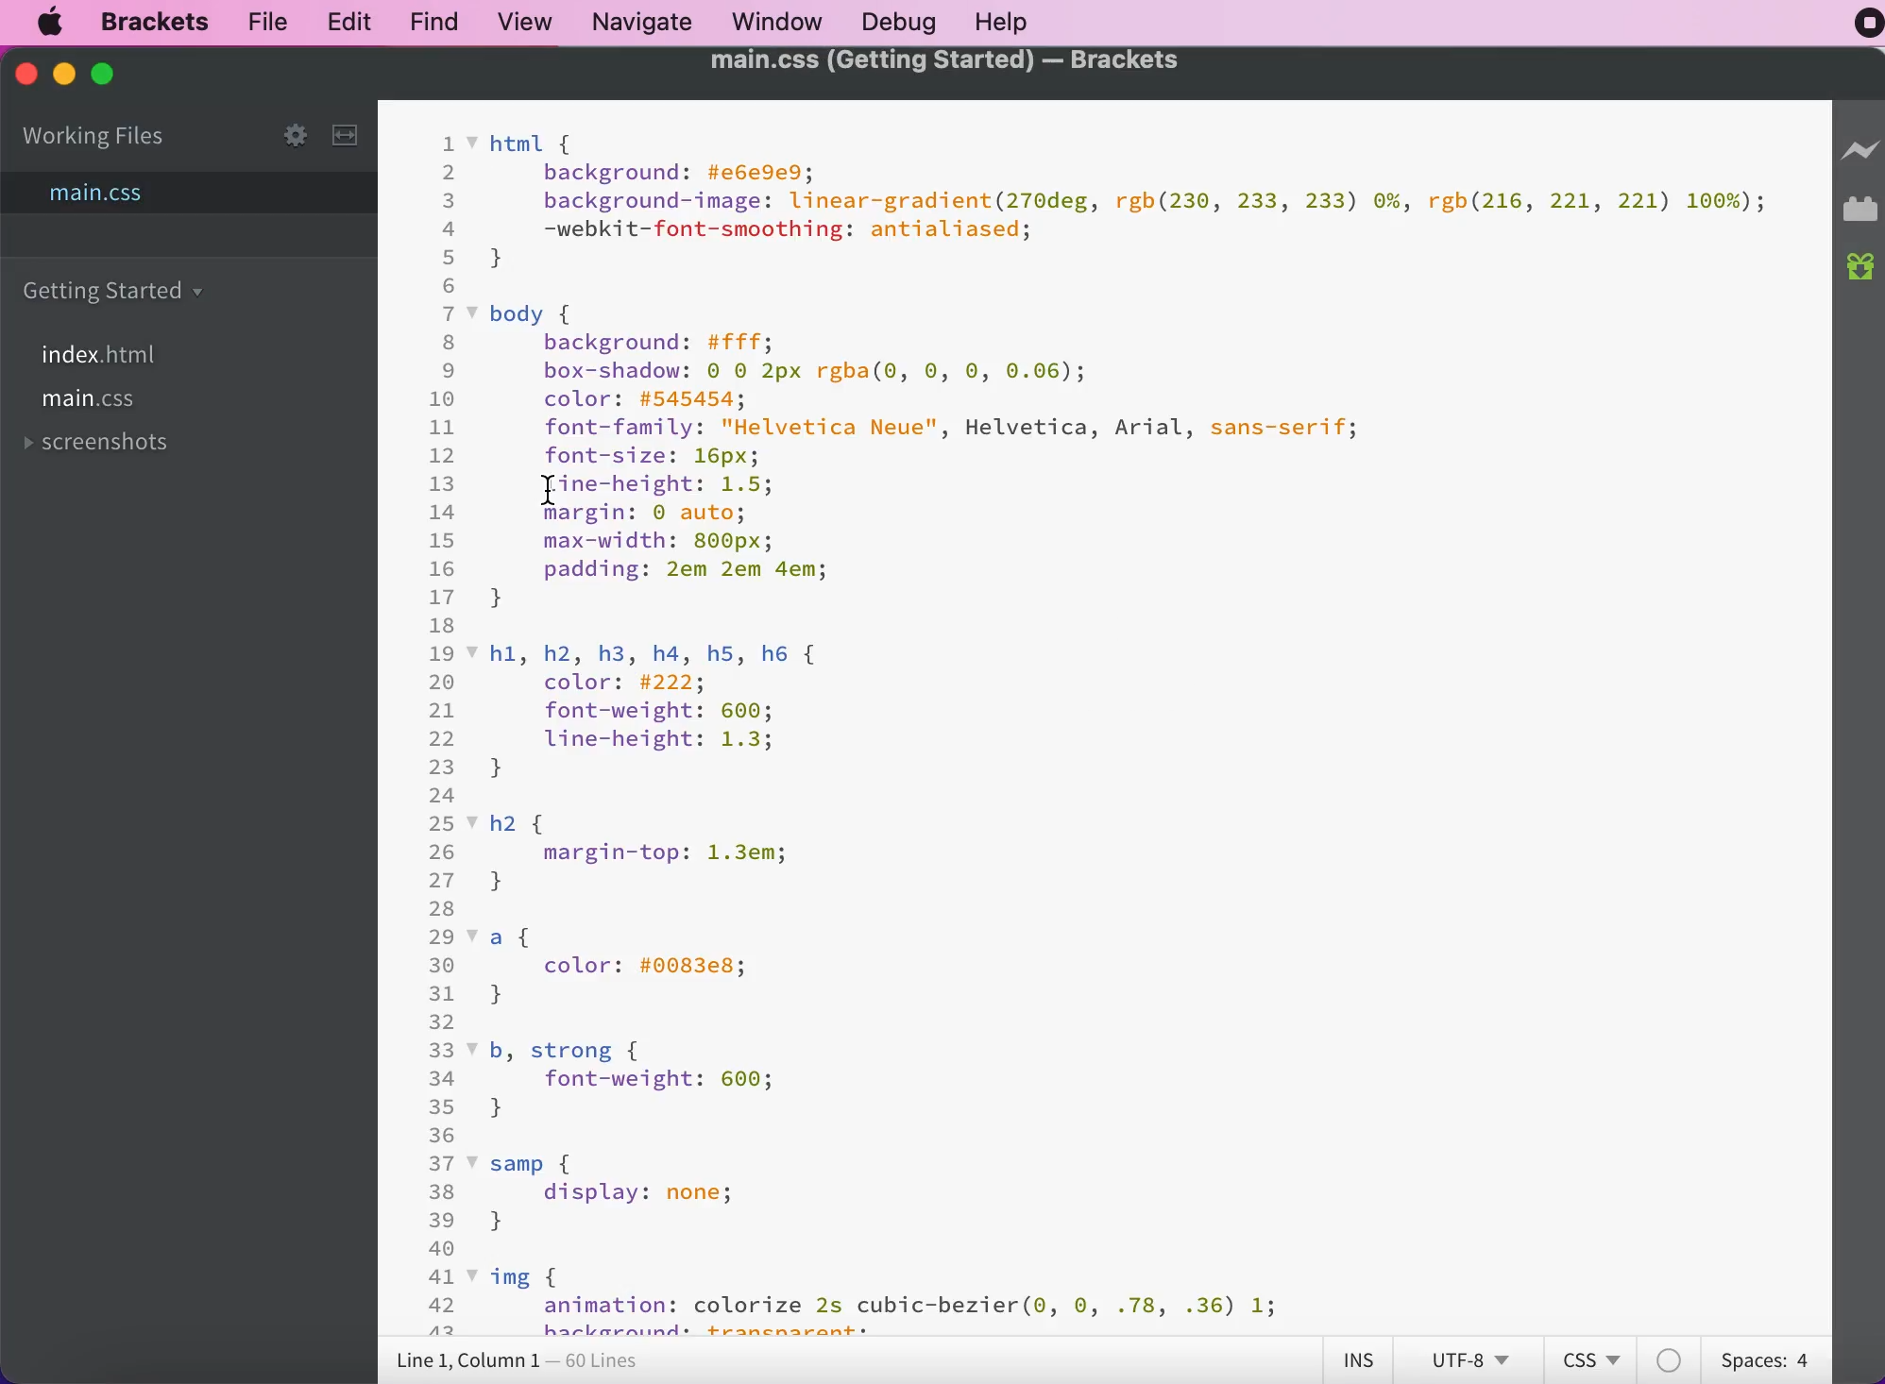  Describe the element at coordinates (442, 767) in the screenshot. I see `23` at that location.